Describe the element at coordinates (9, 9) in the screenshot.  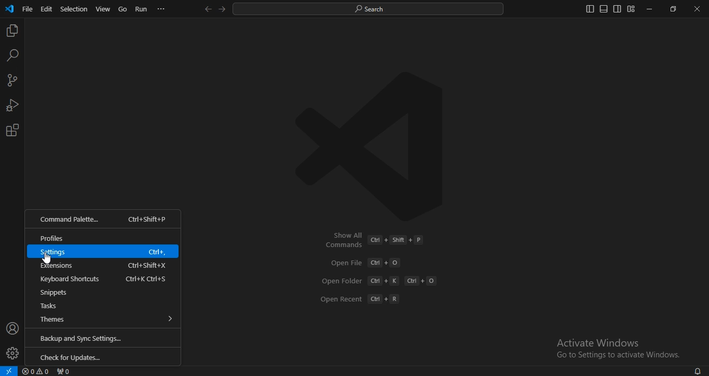
I see `VSCode` at that location.